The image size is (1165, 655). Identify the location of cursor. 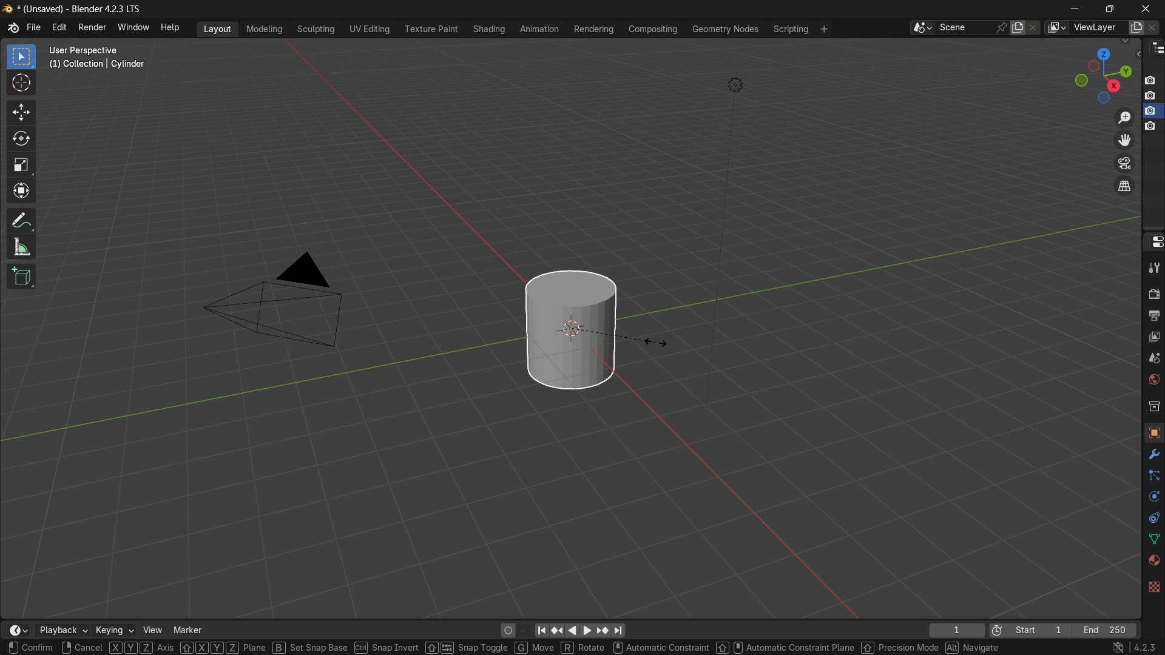
(21, 84).